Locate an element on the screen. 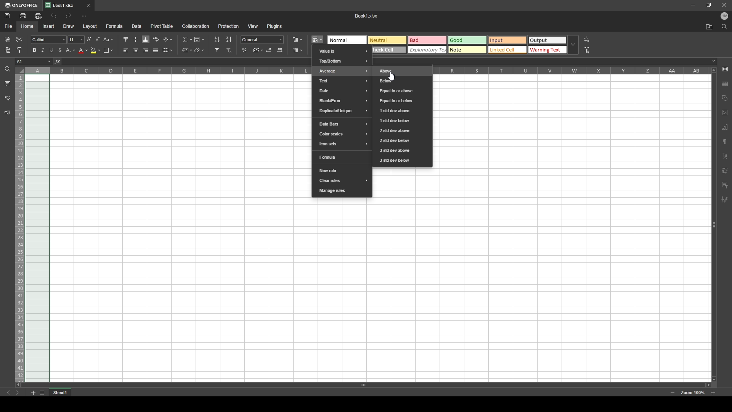 The image size is (732, 412). print file is located at coordinates (22, 16).